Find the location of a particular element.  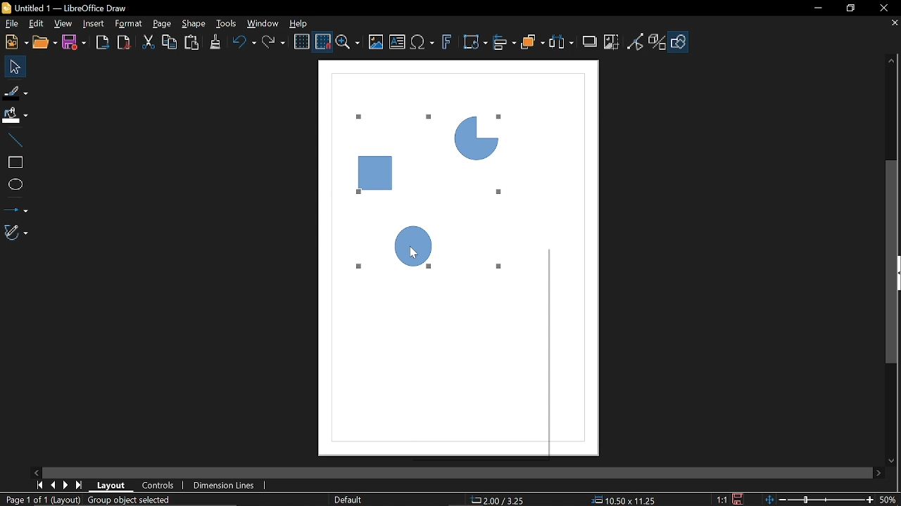

Toggle point edit mode is located at coordinates (634, 42).